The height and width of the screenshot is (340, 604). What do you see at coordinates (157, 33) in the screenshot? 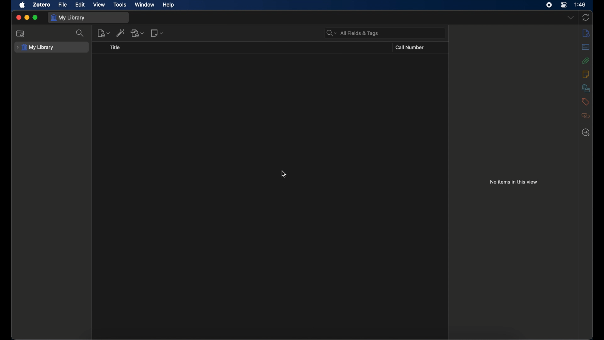
I see `new notes` at bounding box center [157, 33].